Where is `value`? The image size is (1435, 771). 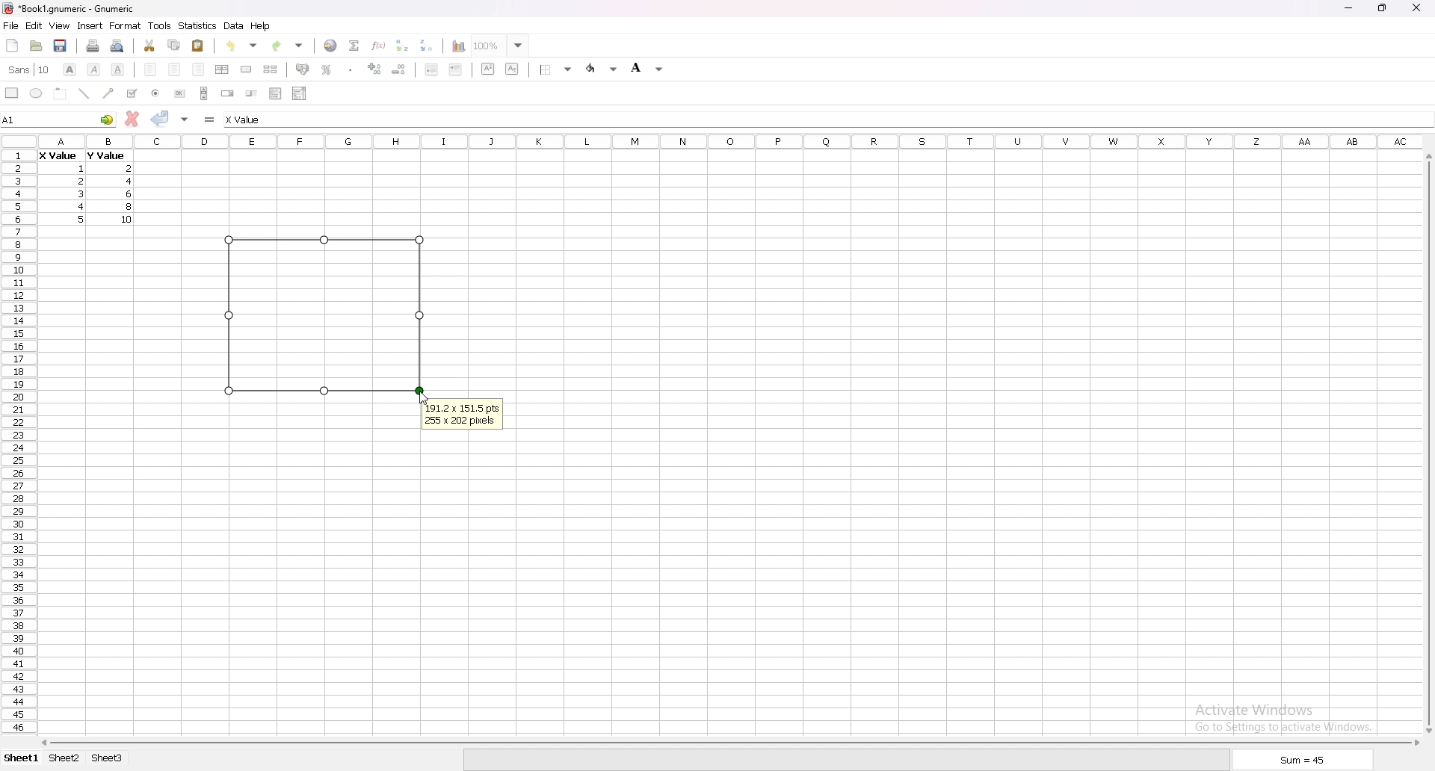 value is located at coordinates (83, 206).